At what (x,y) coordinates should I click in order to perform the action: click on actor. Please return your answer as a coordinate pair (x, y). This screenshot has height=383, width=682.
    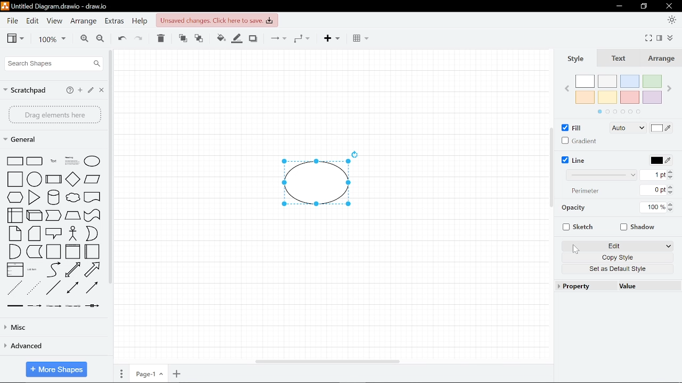
    Looking at the image, I should click on (73, 234).